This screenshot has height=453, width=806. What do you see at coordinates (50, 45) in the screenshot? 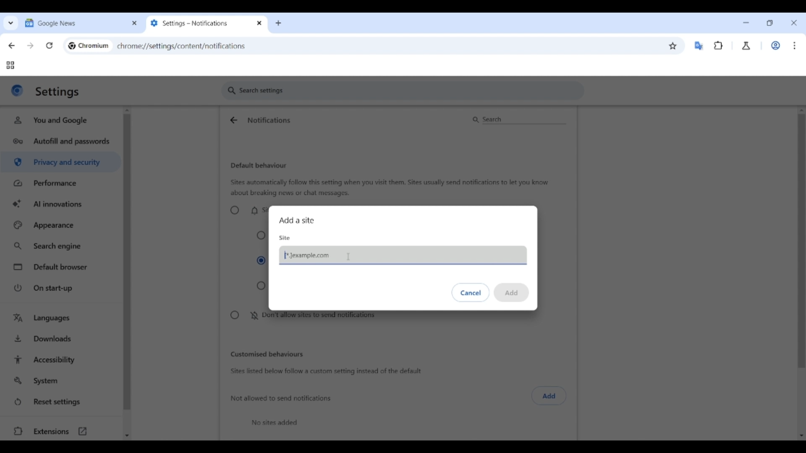
I see `Reload page` at bounding box center [50, 45].